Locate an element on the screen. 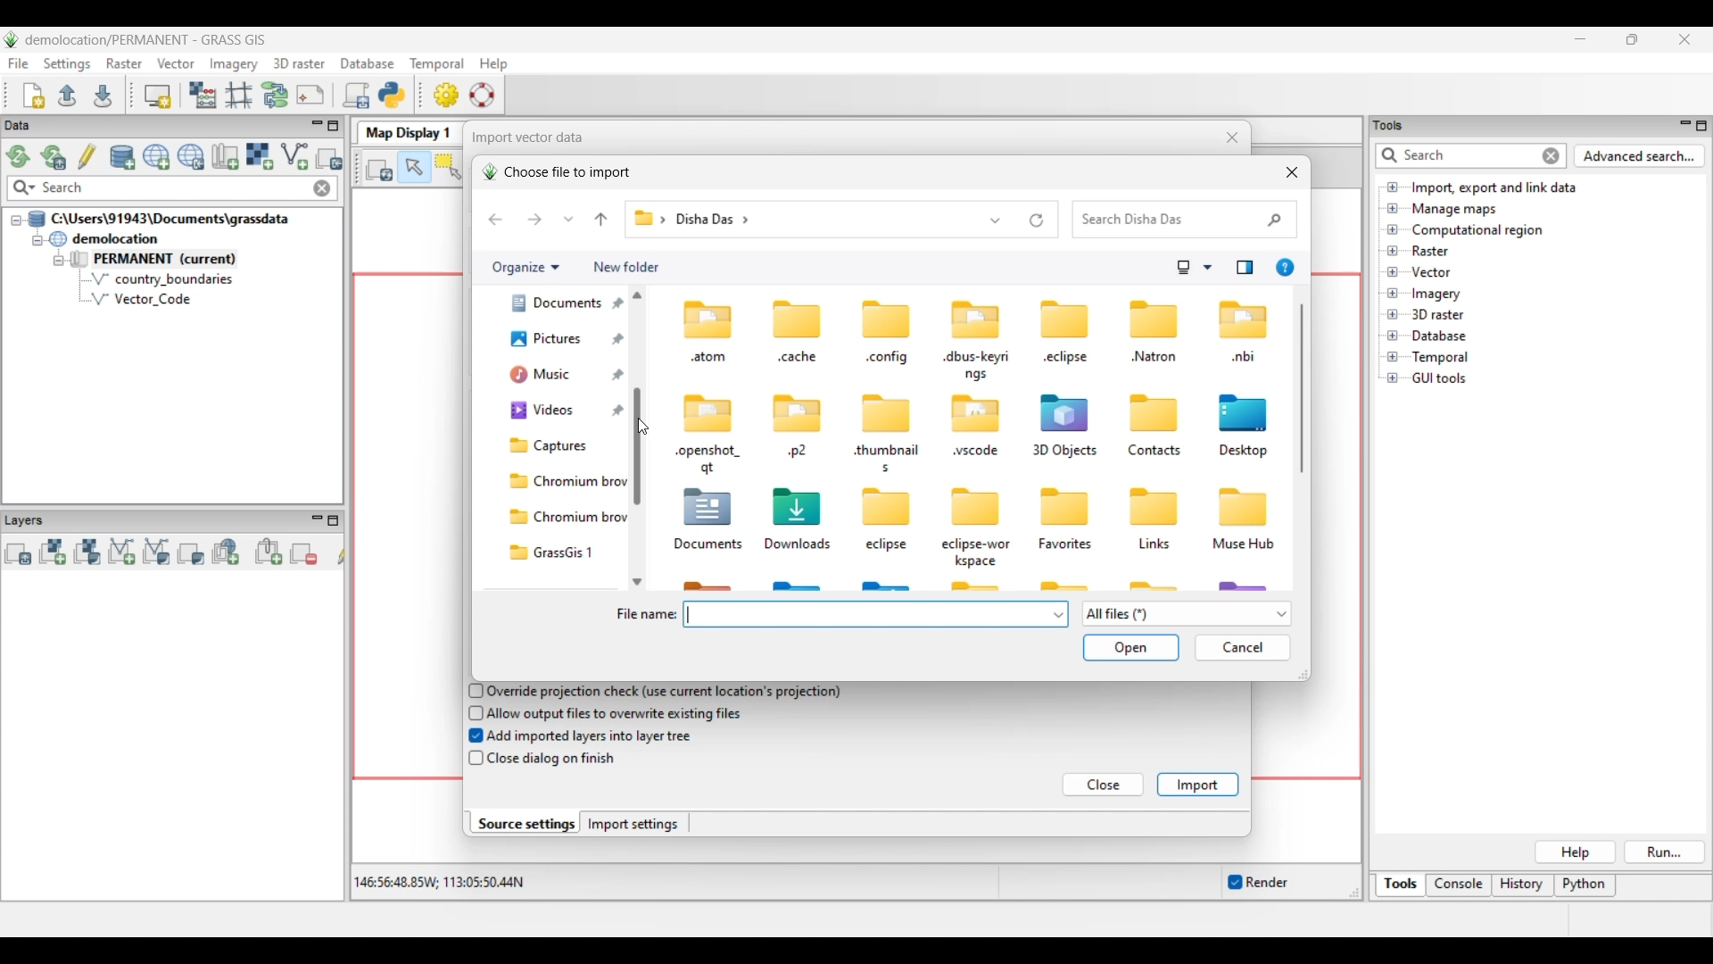 This screenshot has width=1713, height=964. Import raster data is located at coordinates (259, 156).